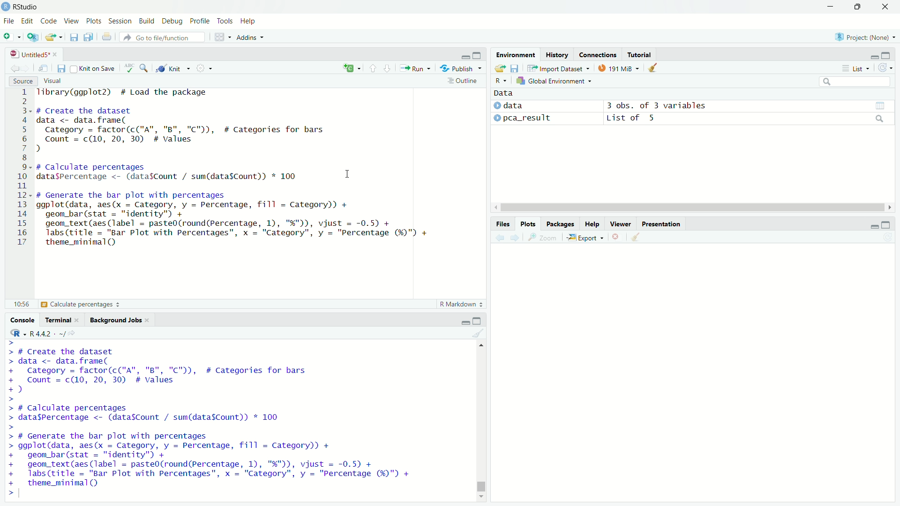 This screenshot has width=900, height=506. Describe the element at coordinates (201, 22) in the screenshot. I see `profile` at that location.